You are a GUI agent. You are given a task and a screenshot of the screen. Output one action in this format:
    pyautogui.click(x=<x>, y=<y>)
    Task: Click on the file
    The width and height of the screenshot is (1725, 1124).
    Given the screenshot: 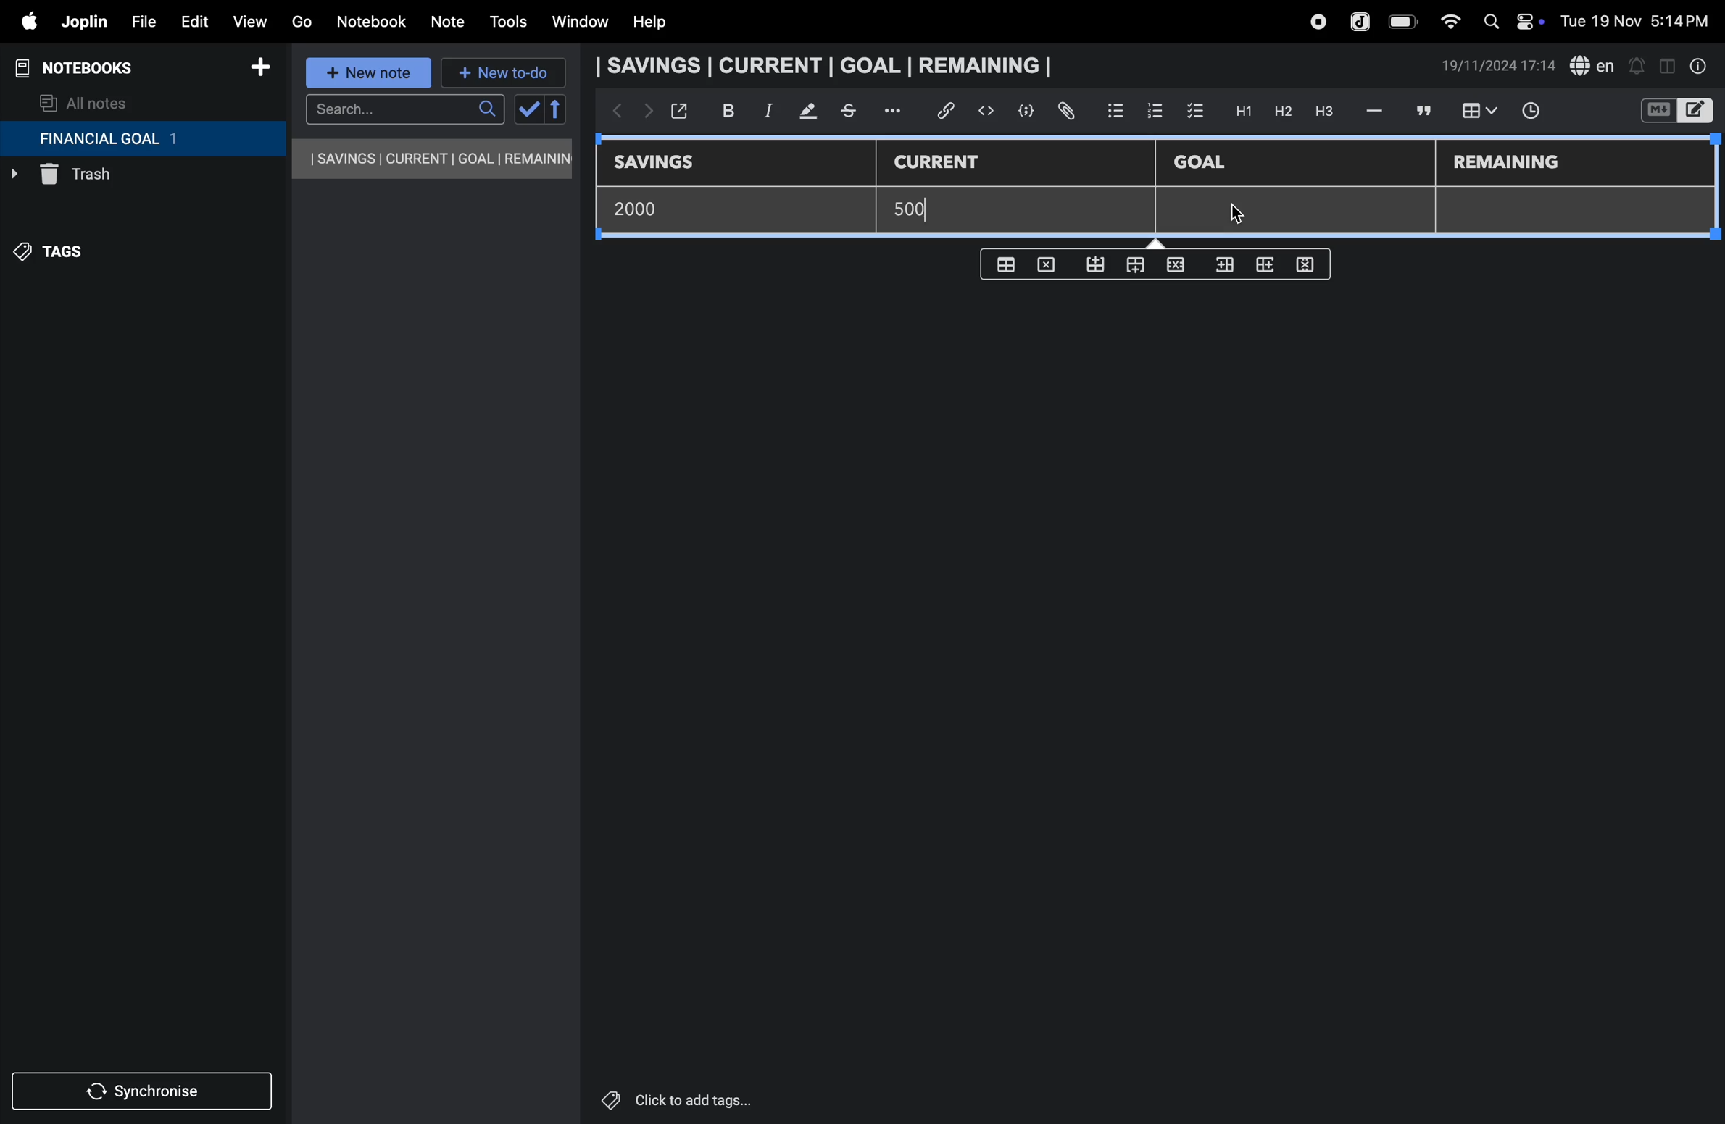 What is the action you would take?
    pyautogui.click(x=138, y=20)
    